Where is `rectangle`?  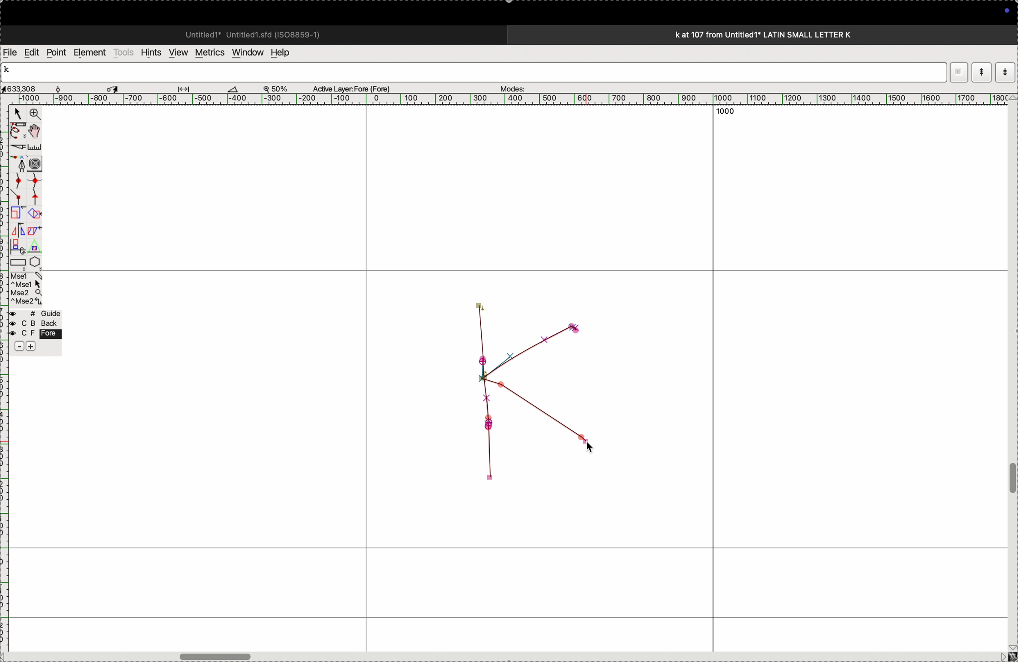
rectangle is located at coordinates (15, 261).